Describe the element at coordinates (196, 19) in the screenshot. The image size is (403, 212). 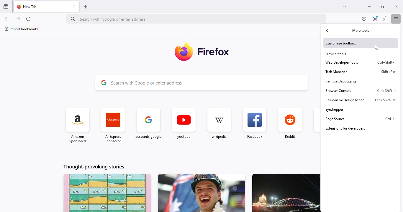
I see `search` at that location.